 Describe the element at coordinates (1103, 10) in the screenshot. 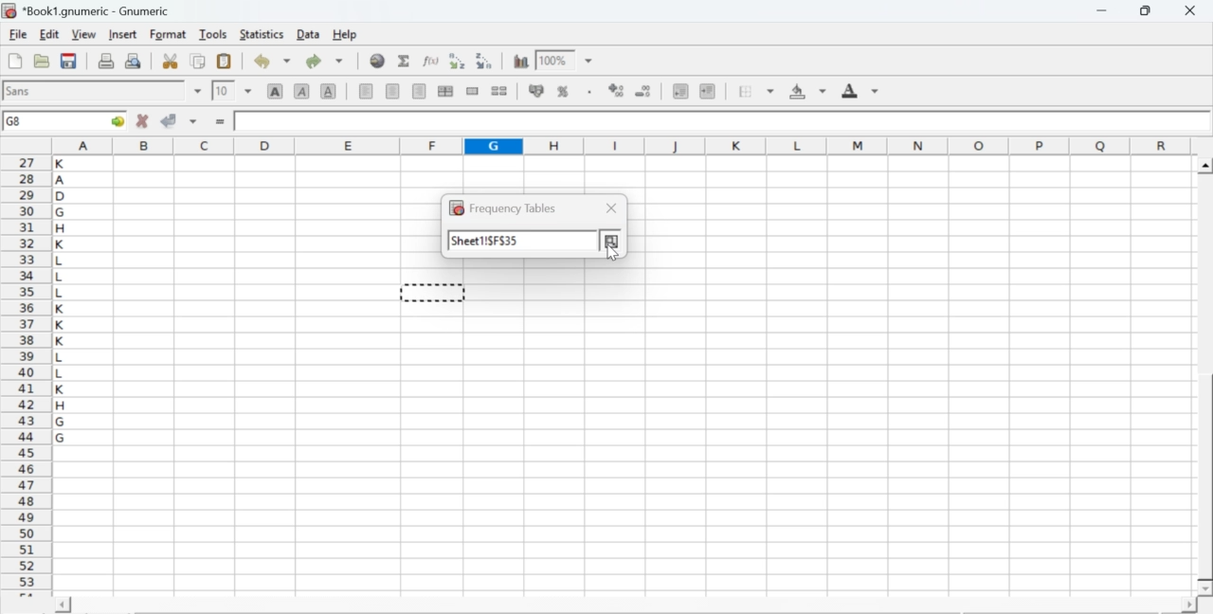

I see `minimize` at that location.